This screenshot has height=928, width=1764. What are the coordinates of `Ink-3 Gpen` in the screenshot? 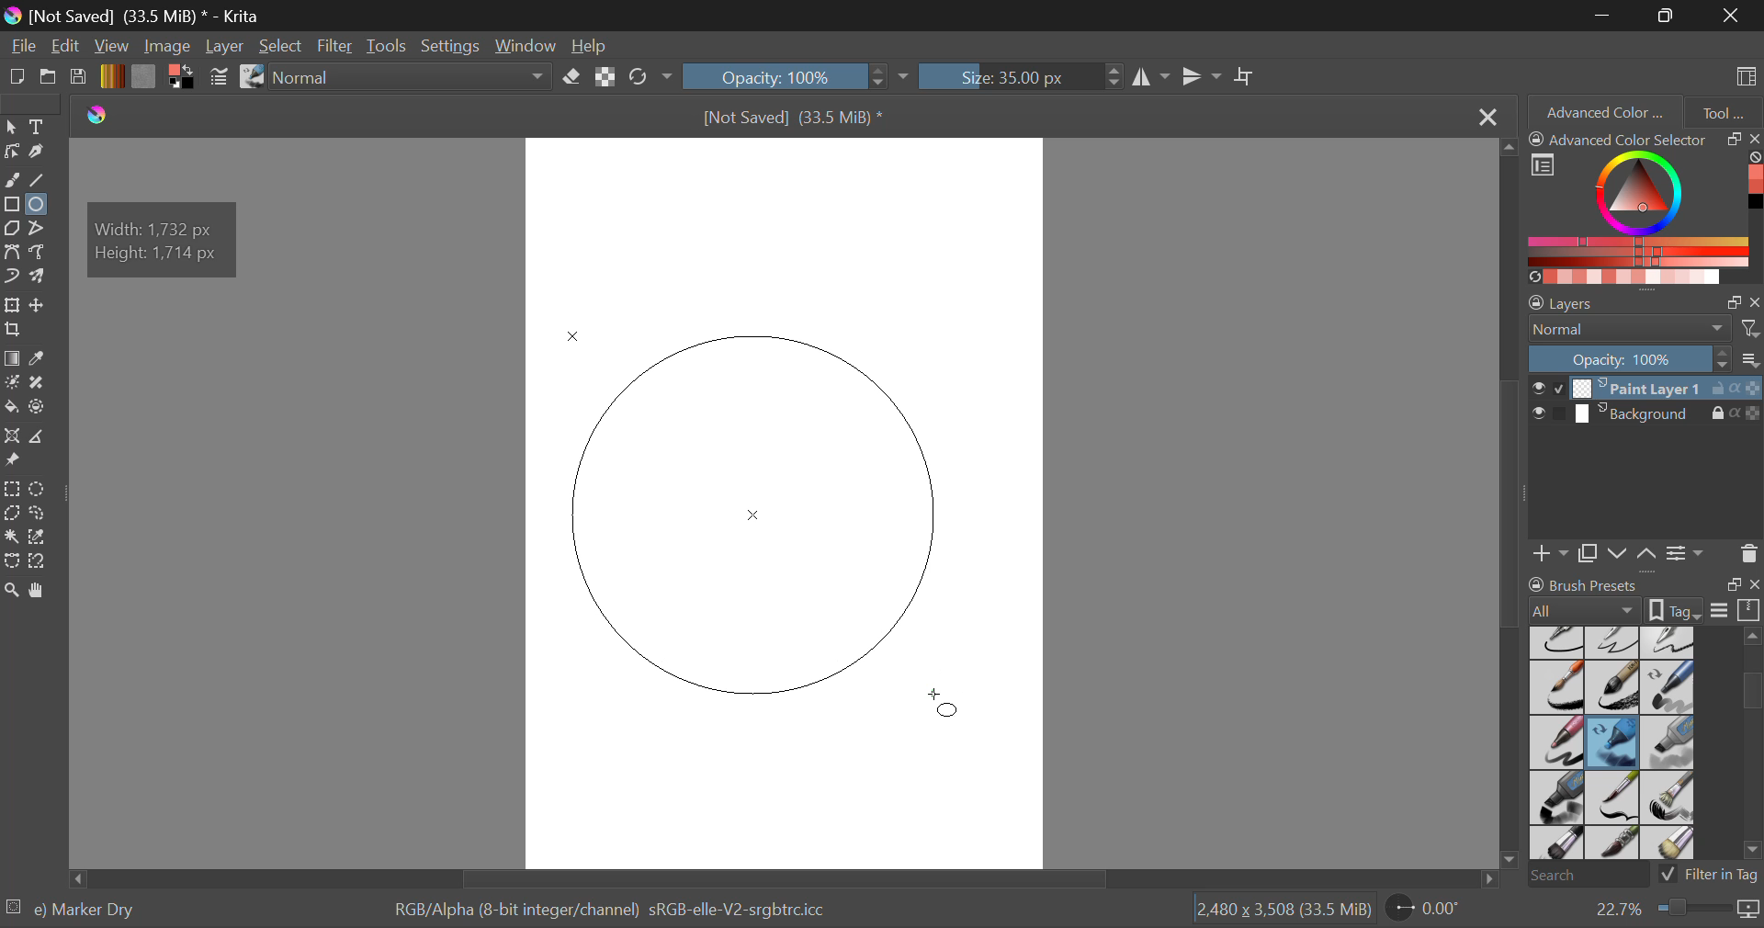 It's located at (1615, 642).